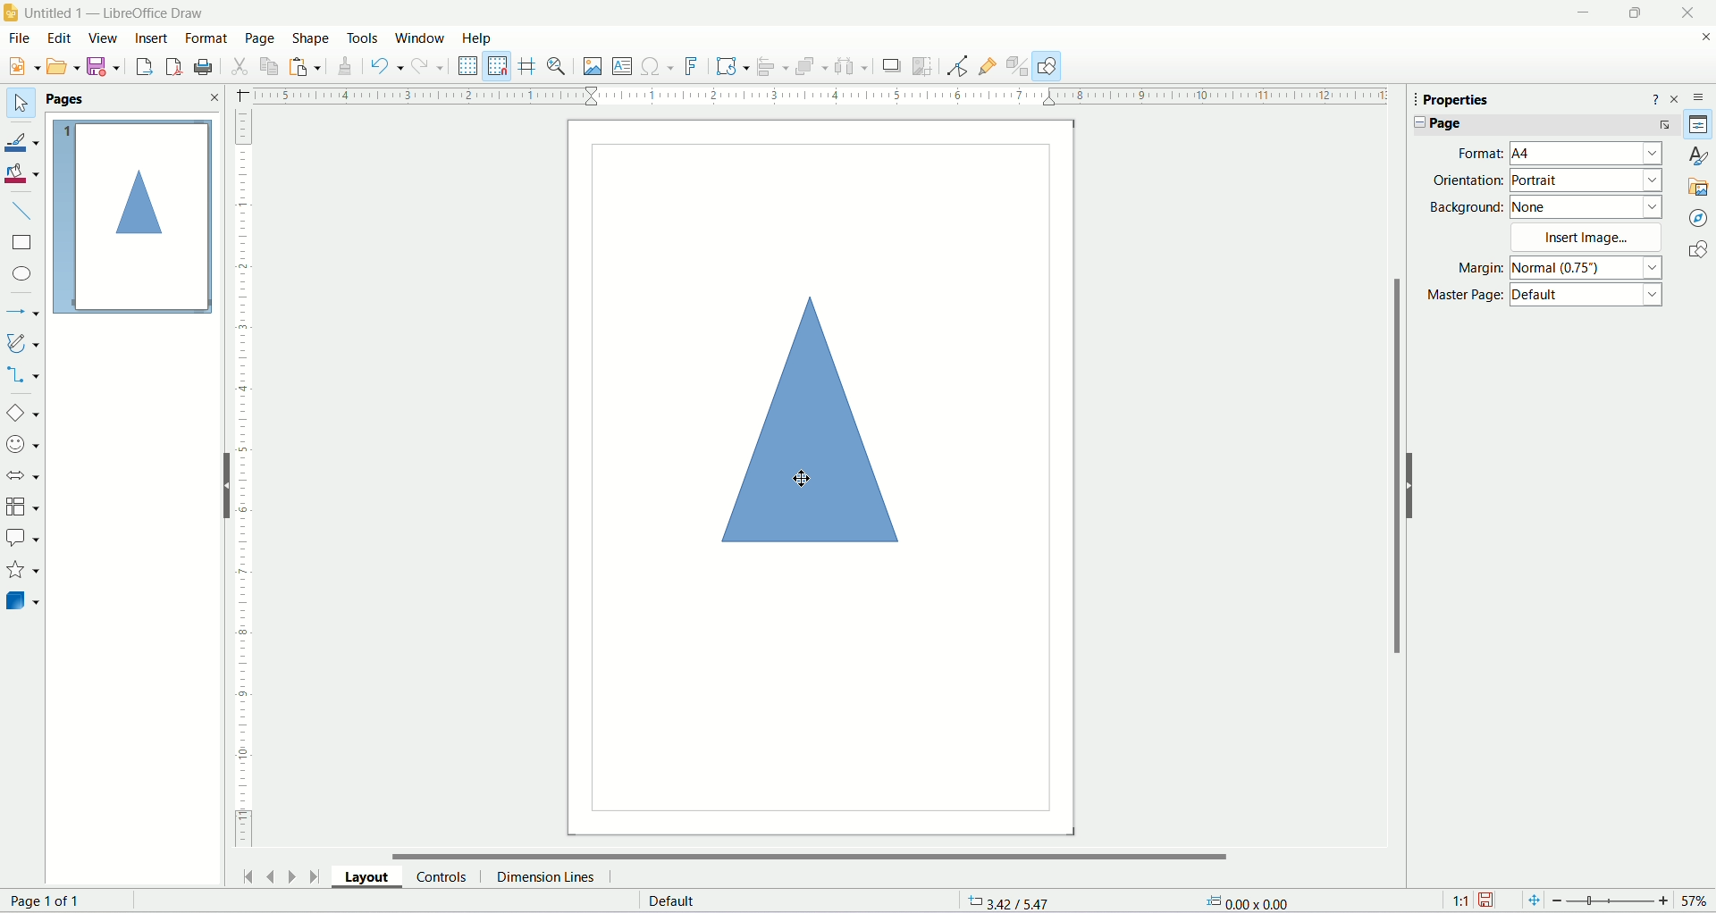 The width and height of the screenshot is (1716, 913). Describe the element at coordinates (1583, 12) in the screenshot. I see `Minimize` at that location.